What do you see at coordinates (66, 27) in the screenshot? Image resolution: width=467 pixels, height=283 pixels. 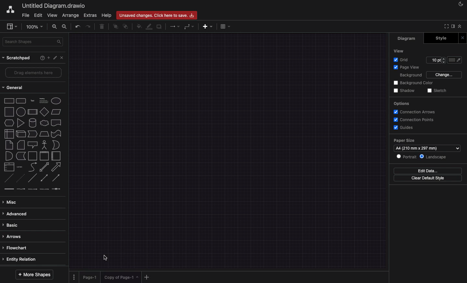 I see `zoom out` at bounding box center [66, 27].